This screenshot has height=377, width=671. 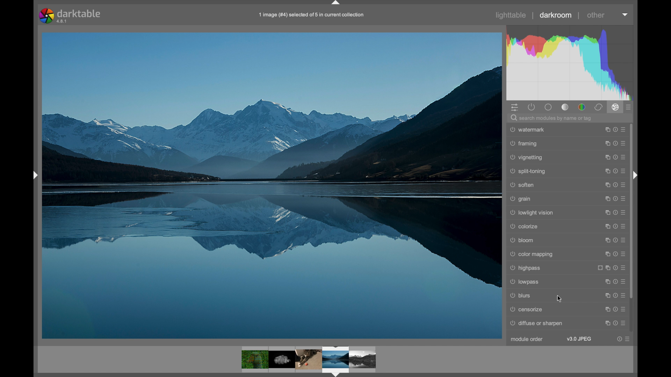 What do you see at coordinates (523, 240) in the screenshot?
I see `bloom` at bounding box center [523, 240].